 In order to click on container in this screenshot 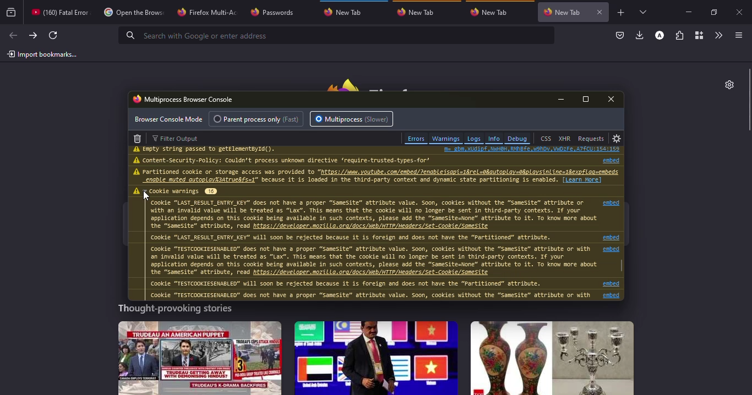, I will do `click(699, 35)`.